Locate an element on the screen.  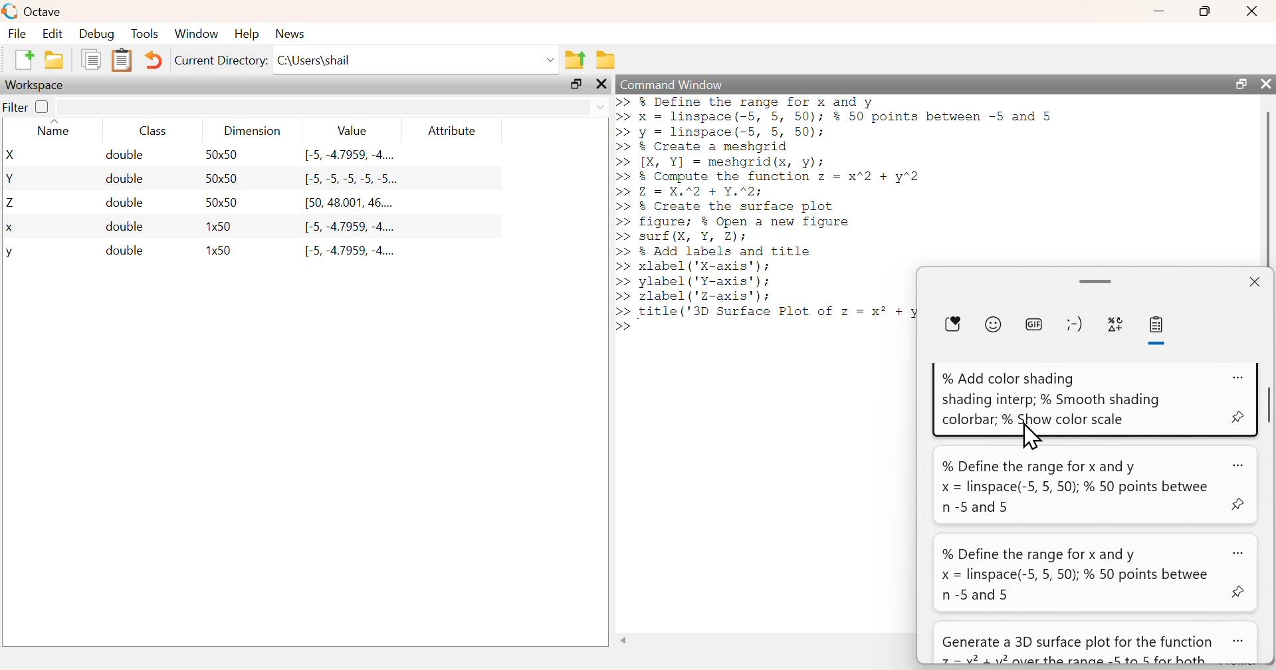
close is located at coordinates (601, 84).